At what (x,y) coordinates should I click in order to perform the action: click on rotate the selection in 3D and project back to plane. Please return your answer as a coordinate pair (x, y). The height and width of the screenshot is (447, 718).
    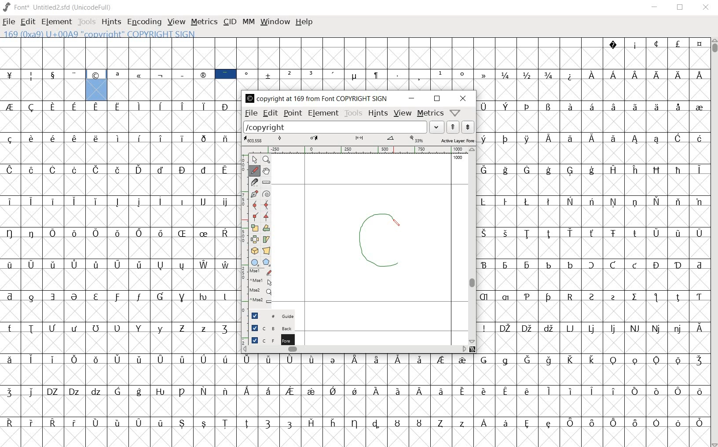
    Looking at the image, I should click on (254, 250).